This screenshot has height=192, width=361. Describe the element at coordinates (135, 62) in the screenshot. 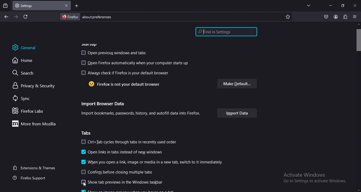

I see `open firefox automtically when computer startup` at that location.